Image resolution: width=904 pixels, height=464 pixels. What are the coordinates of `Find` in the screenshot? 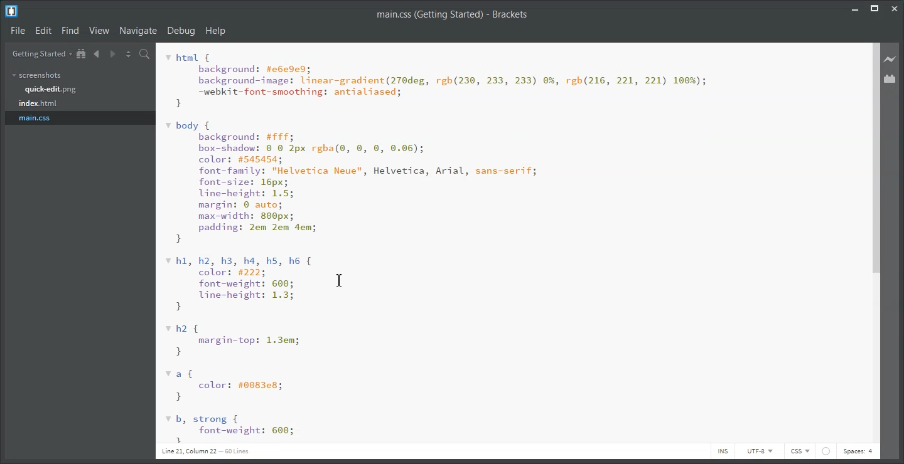 It's located at (71, 31).